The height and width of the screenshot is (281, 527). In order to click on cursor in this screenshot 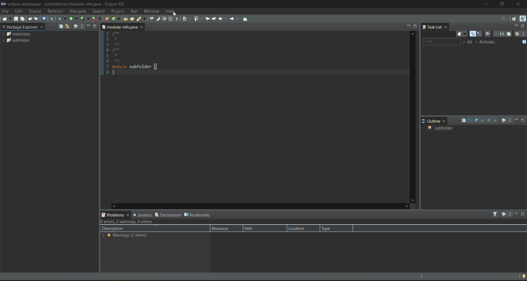, I will do `click(174, 13)`.